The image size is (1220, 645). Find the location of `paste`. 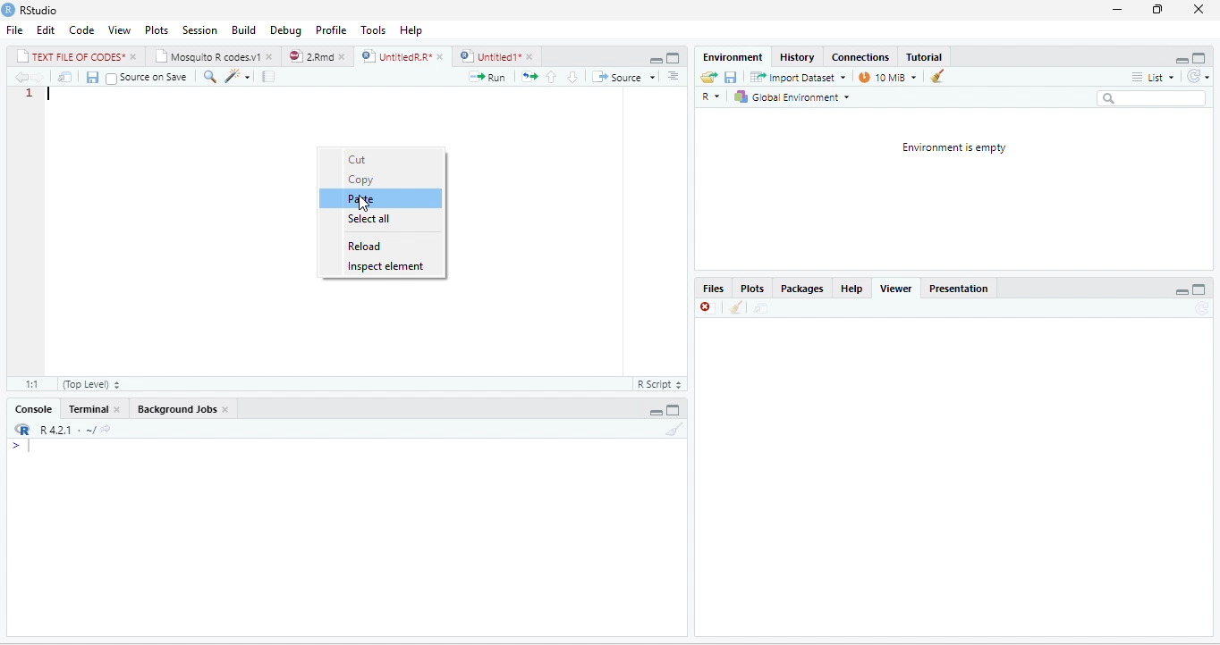

paste is located at coordinates (361, 199).